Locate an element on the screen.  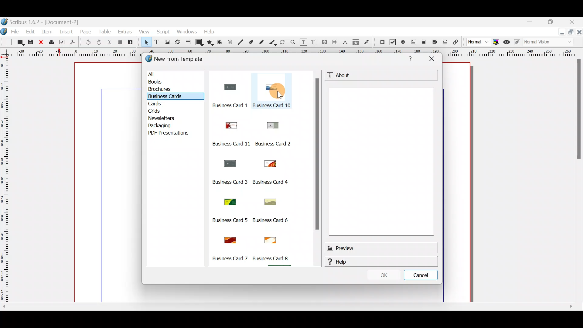
Text frame is located at coordinates (157, 43).